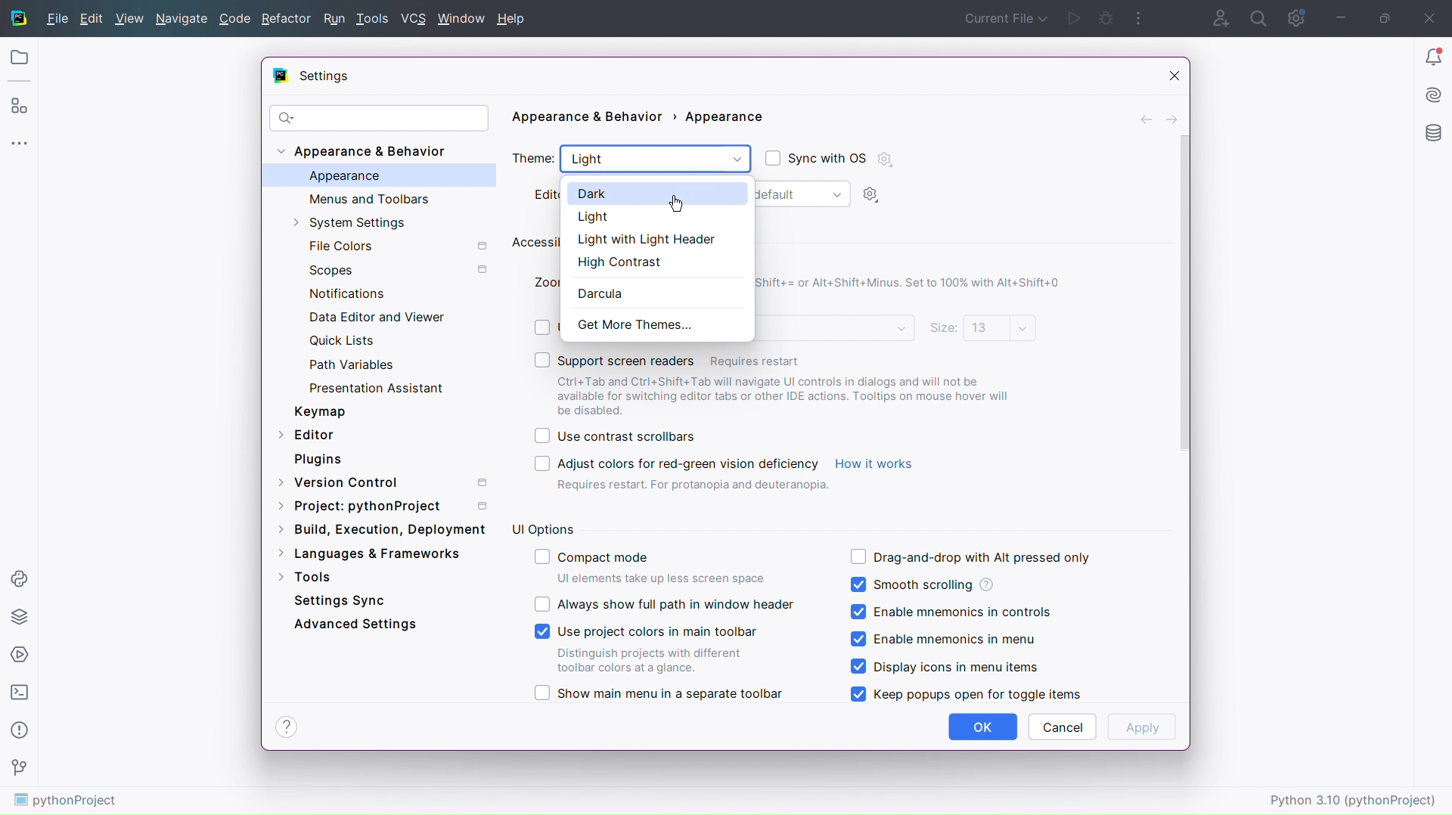 The image size is (1452, 815). Describe the element at coordinates (18, 733) in the screenshot. I see `Problems` at that location.